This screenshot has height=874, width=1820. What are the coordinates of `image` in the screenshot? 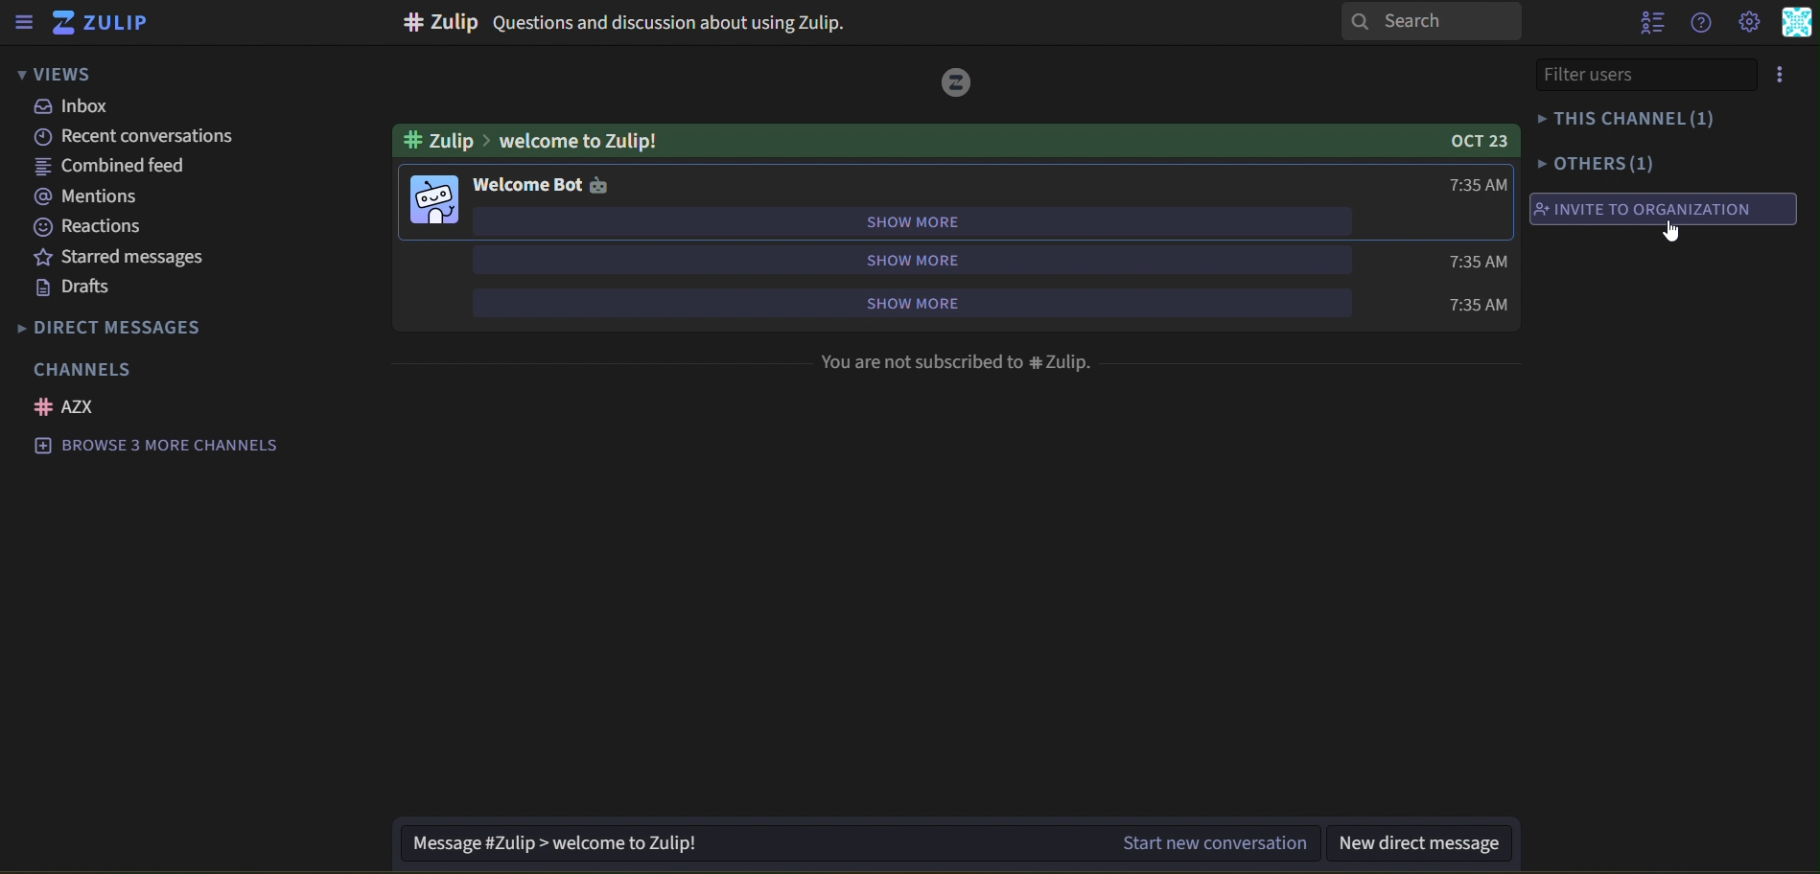 It's located at (956, 82).